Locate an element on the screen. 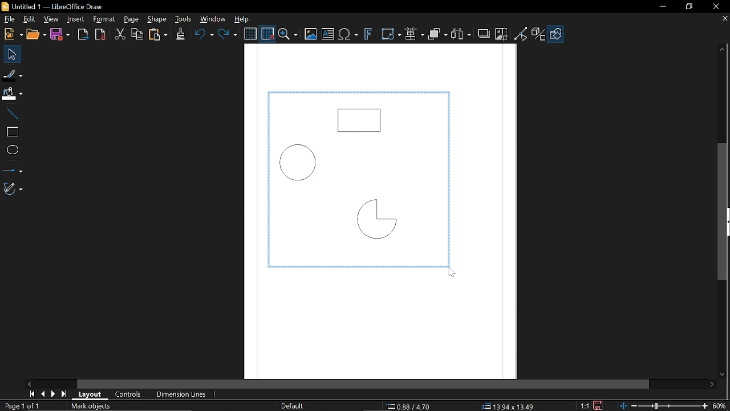 The image size is (730, 411). Shadow is located at coordinates (484, 34).